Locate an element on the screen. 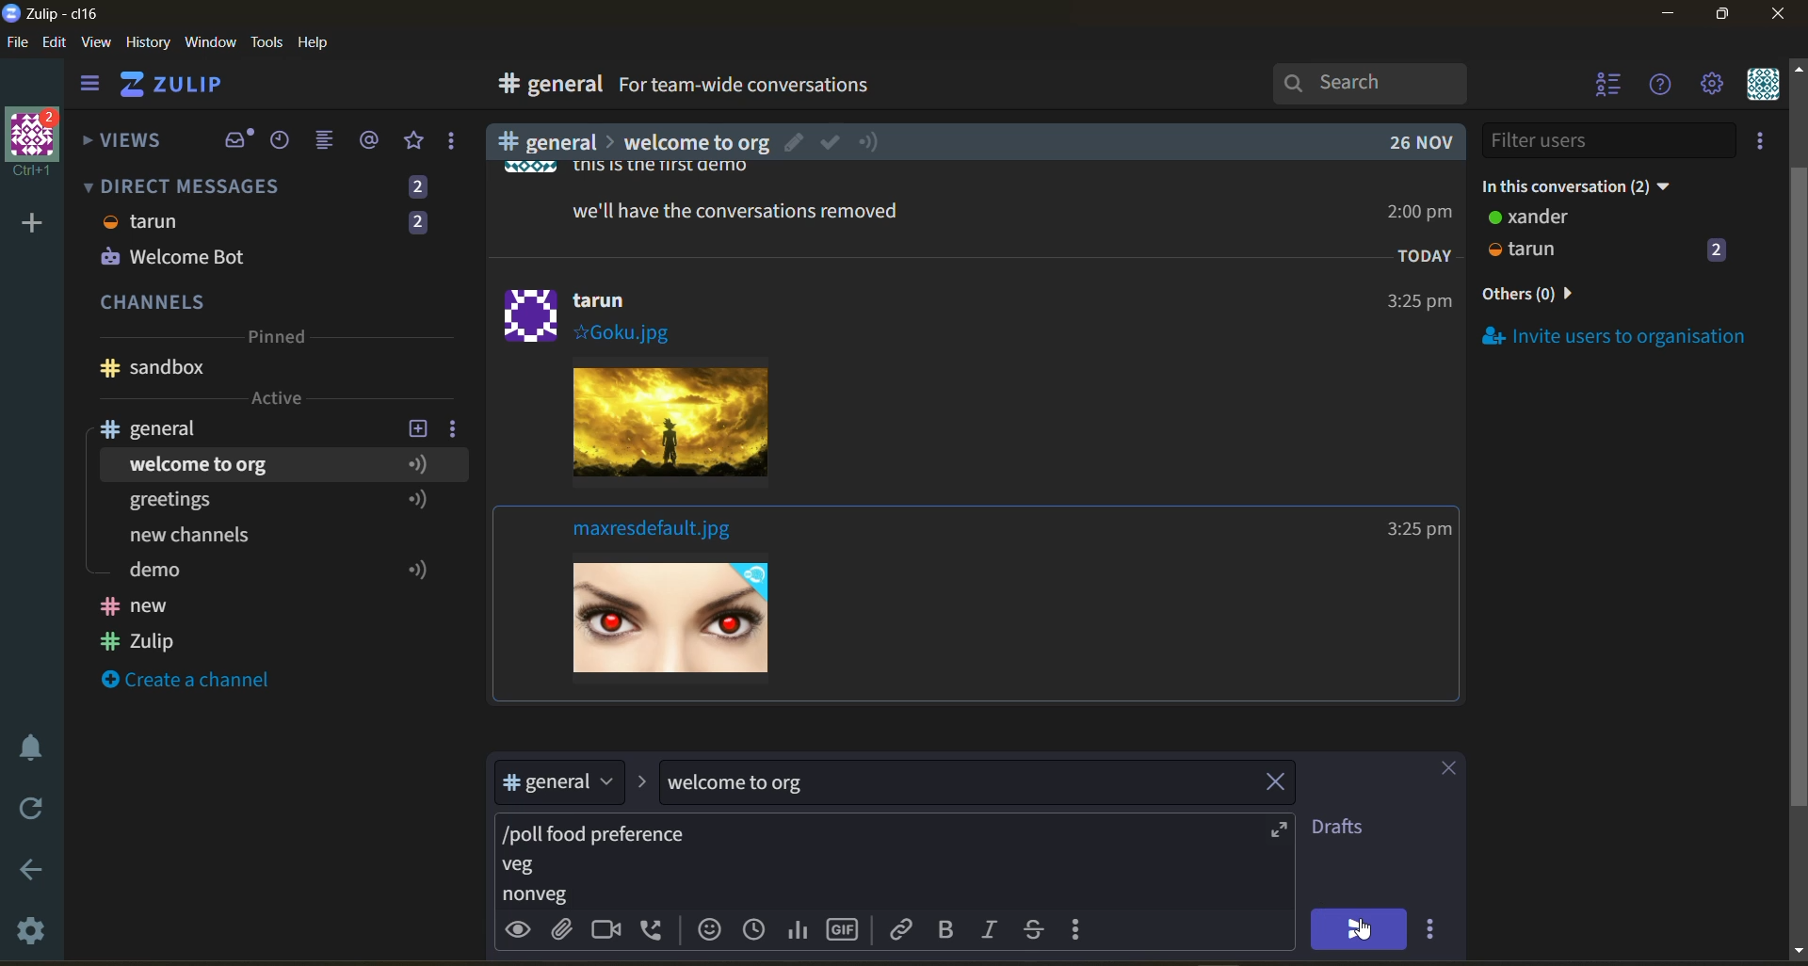  remove topic is located at coordinates (1277, 781).